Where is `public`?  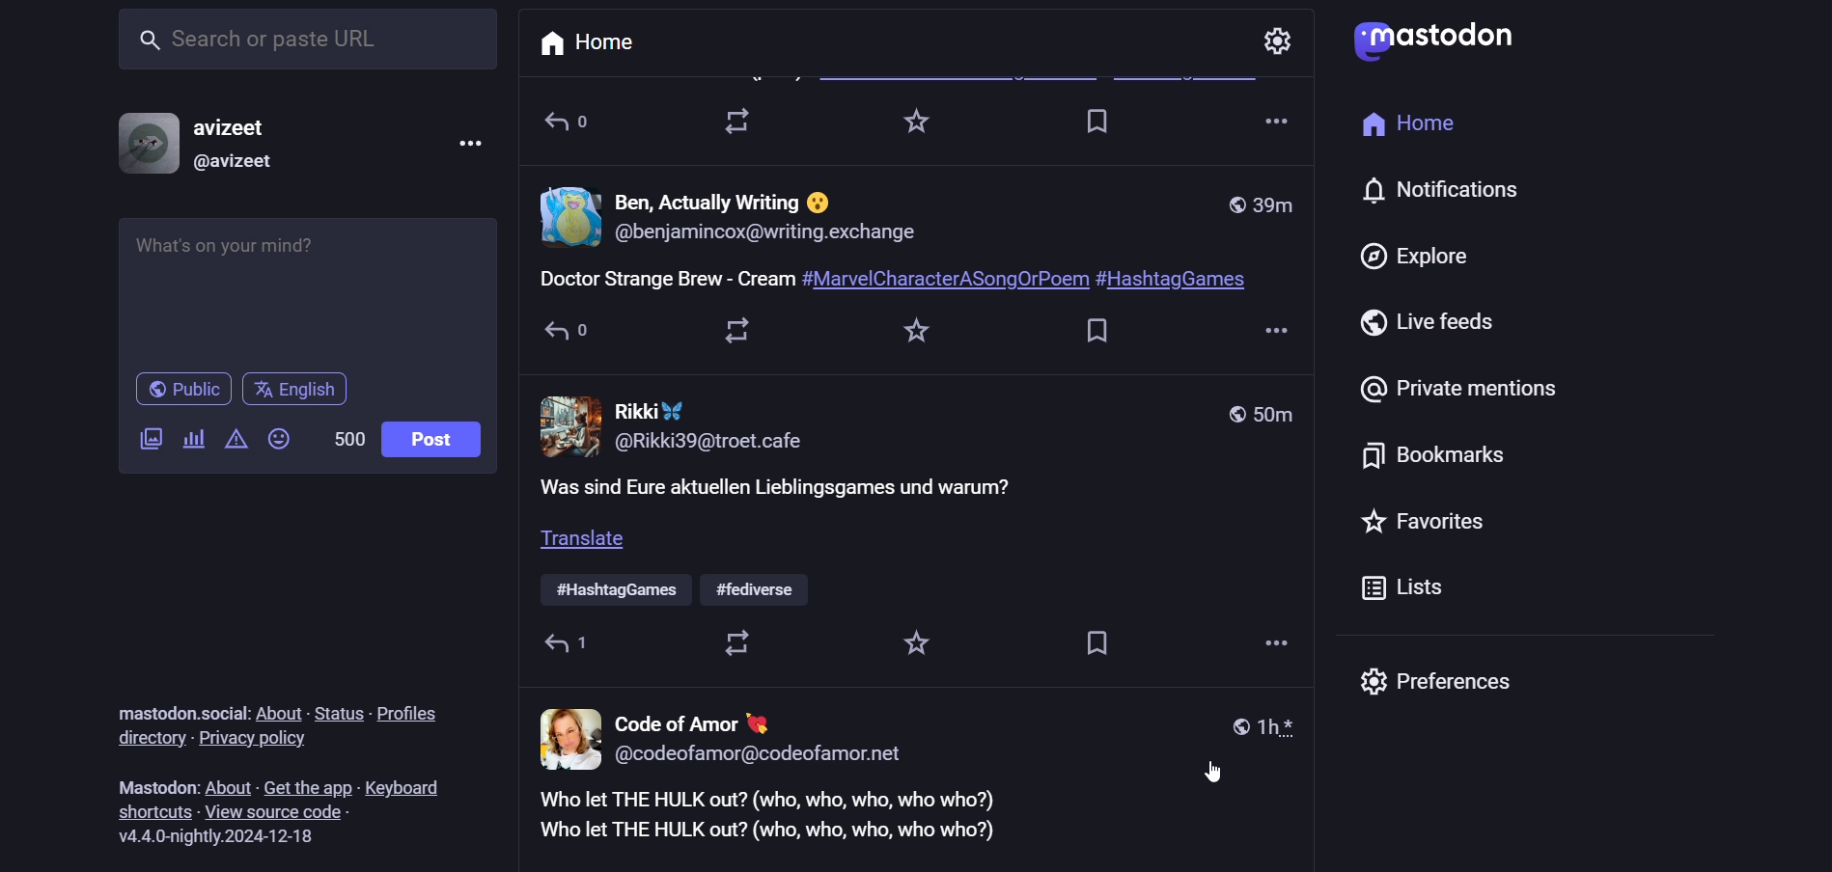
public is located at coordinates (184, 390).